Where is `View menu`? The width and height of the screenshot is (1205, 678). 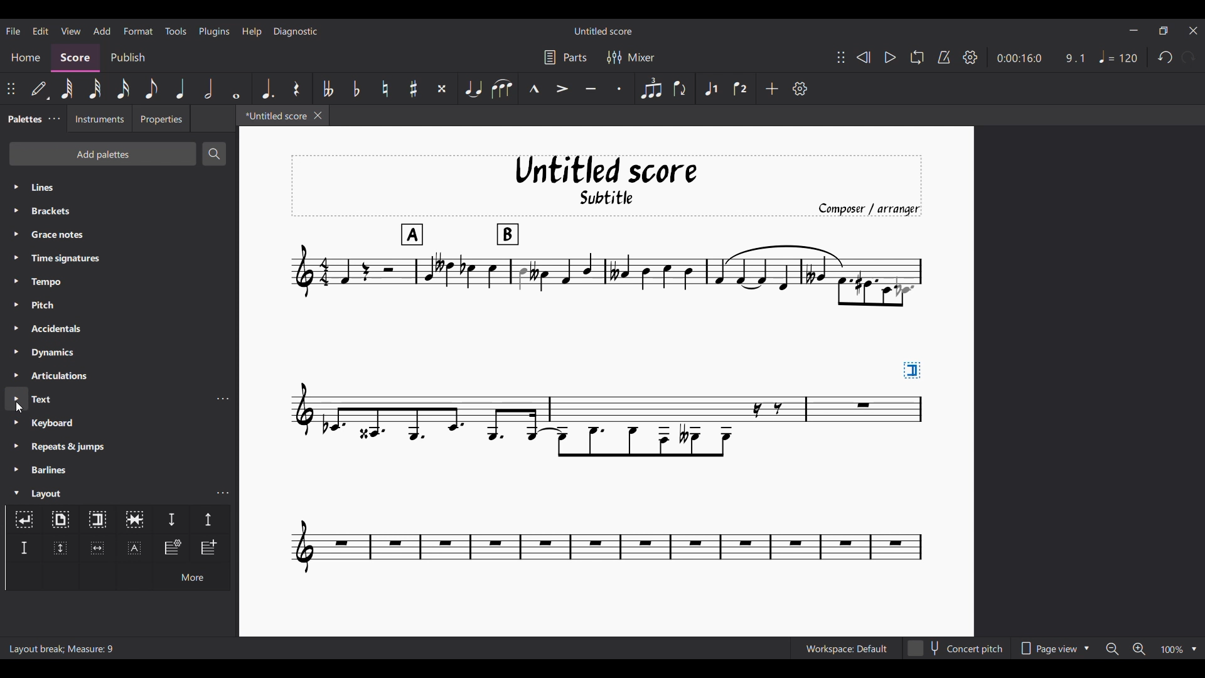
View menu is located at coordinates (71, 31).